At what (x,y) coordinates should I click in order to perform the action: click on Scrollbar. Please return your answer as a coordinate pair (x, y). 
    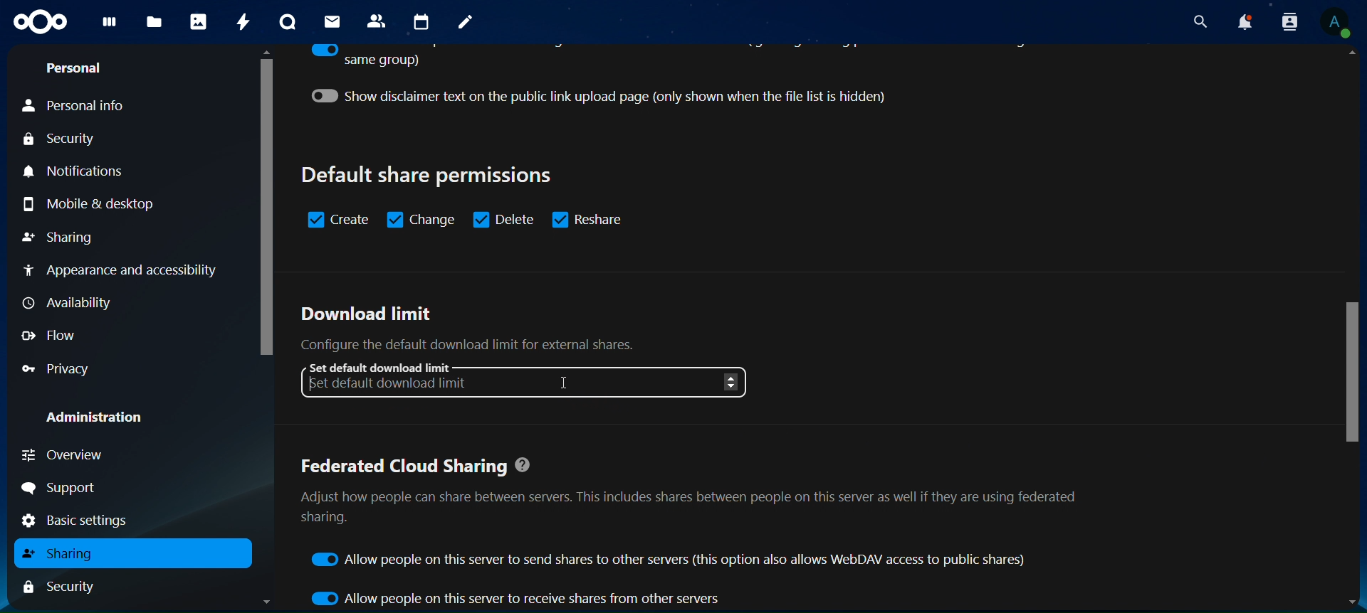
    Looking at the image, I should click on (263, 329).